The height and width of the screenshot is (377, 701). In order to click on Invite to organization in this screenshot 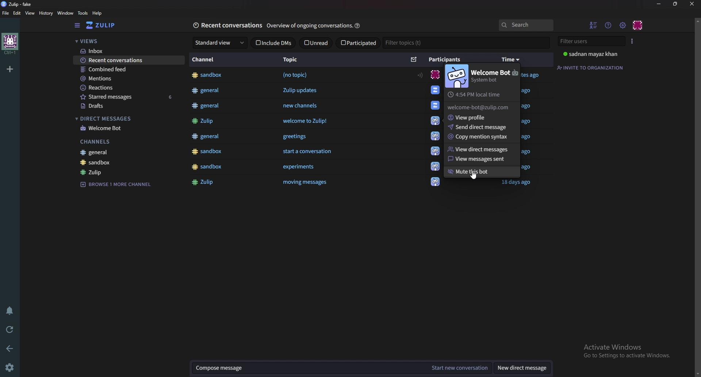, I will do `click(592, 67)`.